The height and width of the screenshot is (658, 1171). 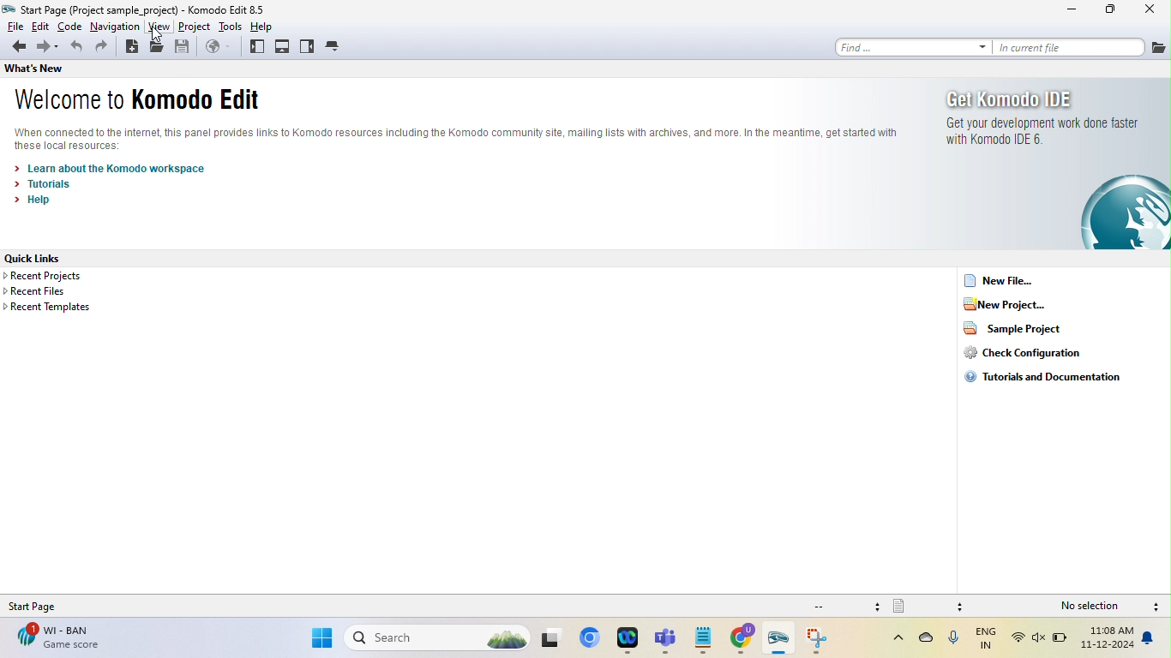 What do you see at coordinates (1111, 10) in the screenshot?
I see `maximize` at bounding box center [1111, 10].